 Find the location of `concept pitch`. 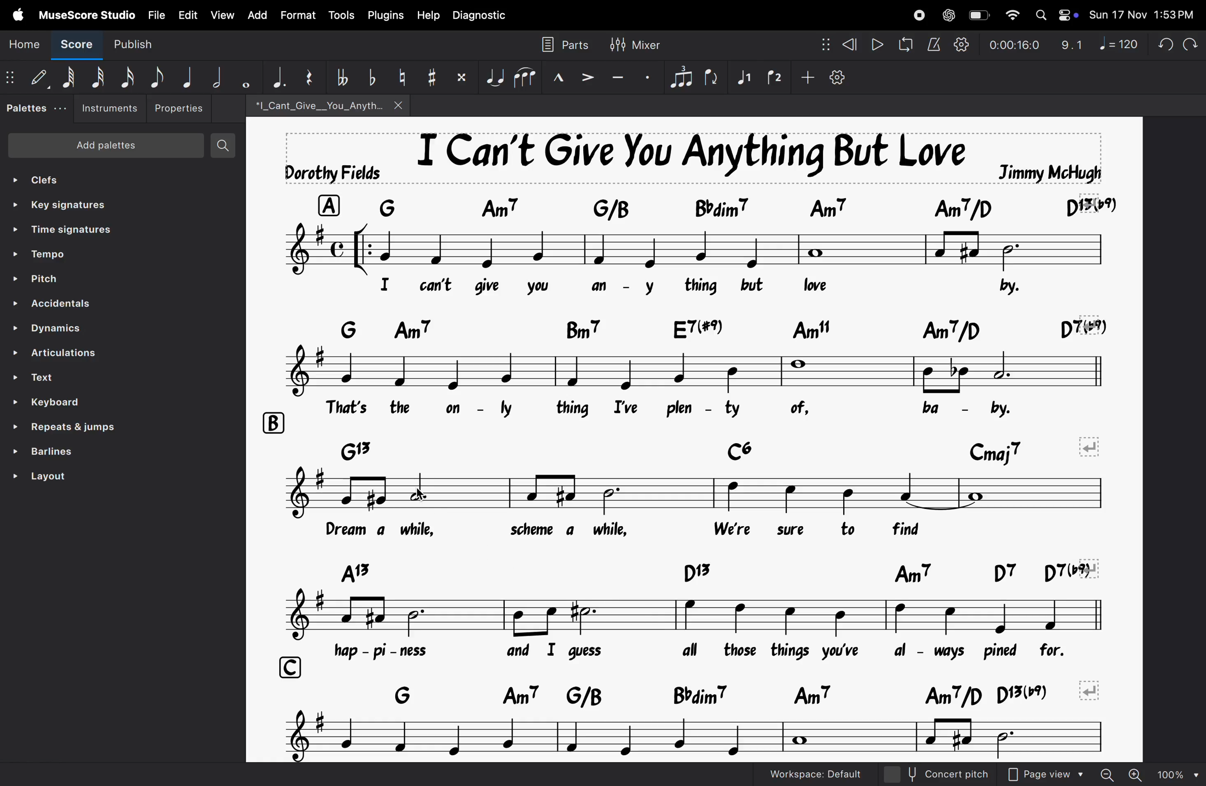

concept pitch is located at coordinates (954, 773).